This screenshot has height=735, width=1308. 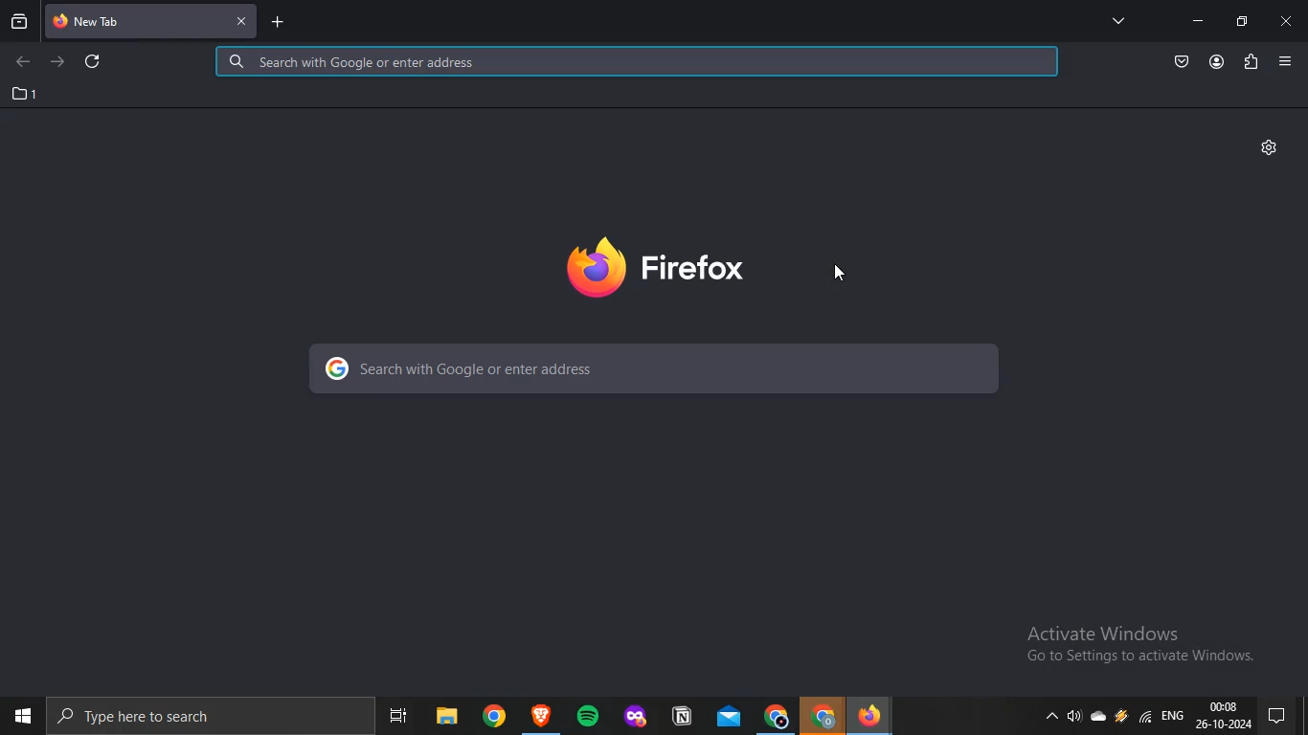 What do you see at coordinates (633, 712) in the screenshot?
I see `app icon` at bounding box center [633, 712].